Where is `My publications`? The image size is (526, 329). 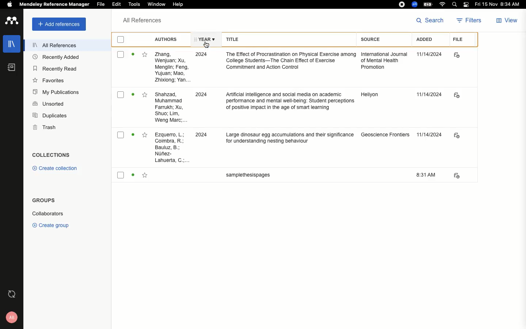 My publications is located at coordinates (56, 92).